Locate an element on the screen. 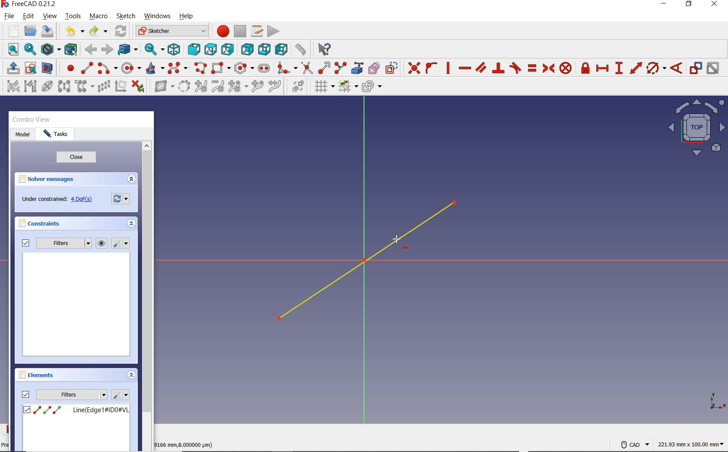  DECREASE B-SPLINE DEGREE is located at coordinates (218, 86).